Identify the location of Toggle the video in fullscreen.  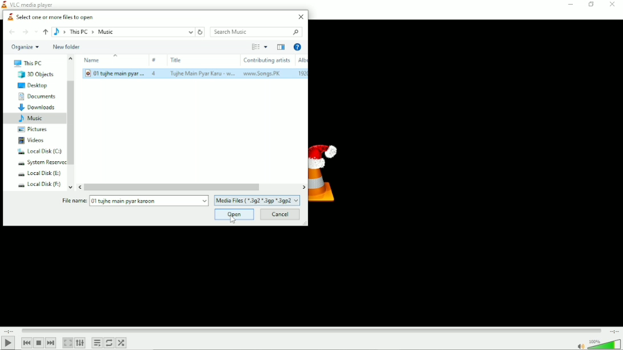
(67, 343).